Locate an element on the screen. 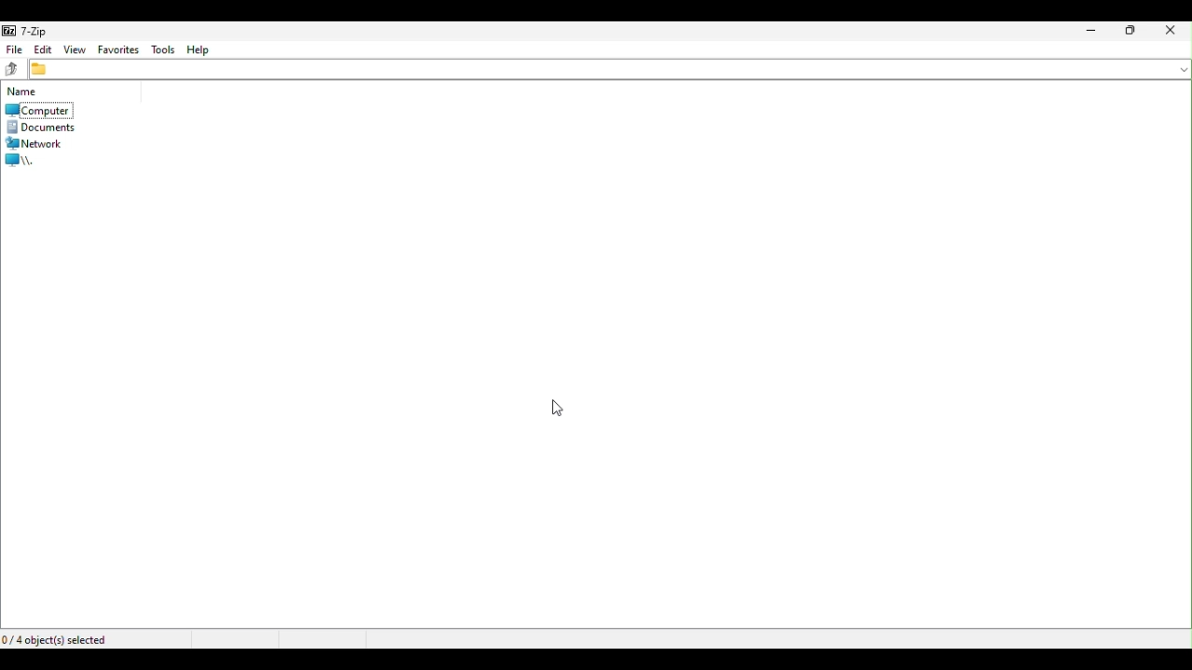 The height and width of the screenshot is (670, 1192). Tools is located at coordinates (164, 49).